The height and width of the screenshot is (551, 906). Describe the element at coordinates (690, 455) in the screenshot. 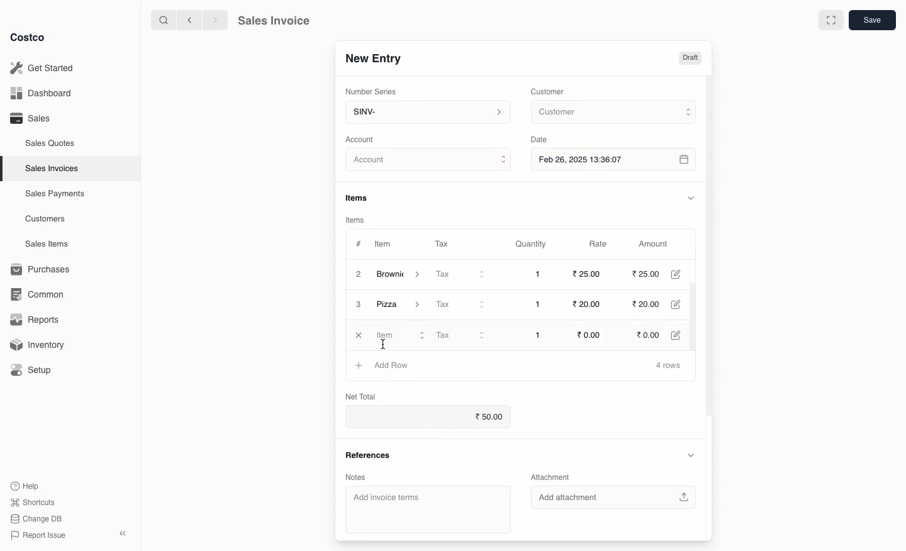

I see `Hide` at that location.